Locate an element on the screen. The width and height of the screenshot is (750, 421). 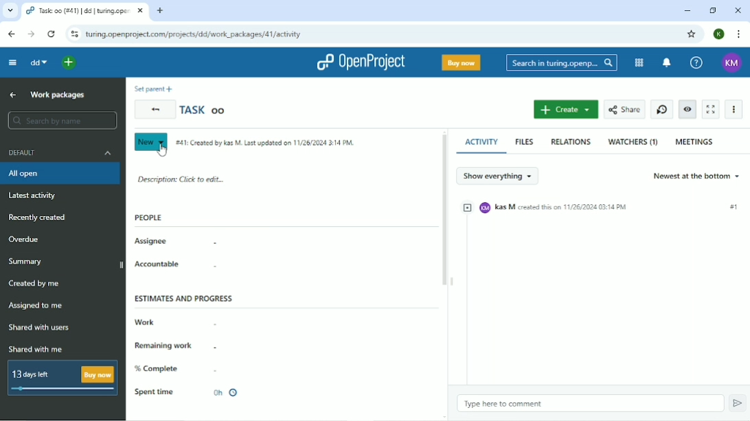
13 days left Buy now is located at coordinates (62, 378).